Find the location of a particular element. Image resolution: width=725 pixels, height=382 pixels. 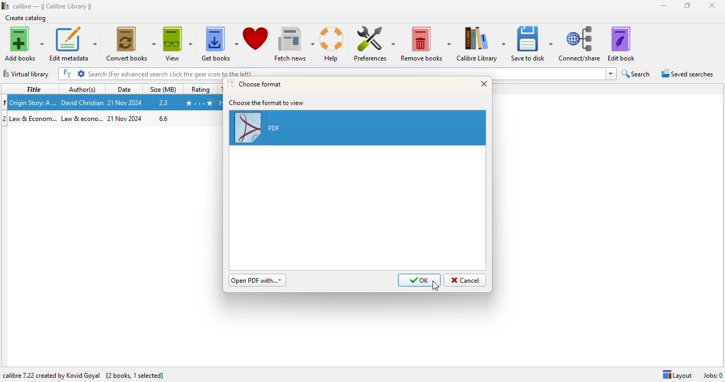

Open PDF with is located at coordinates (257, 280).